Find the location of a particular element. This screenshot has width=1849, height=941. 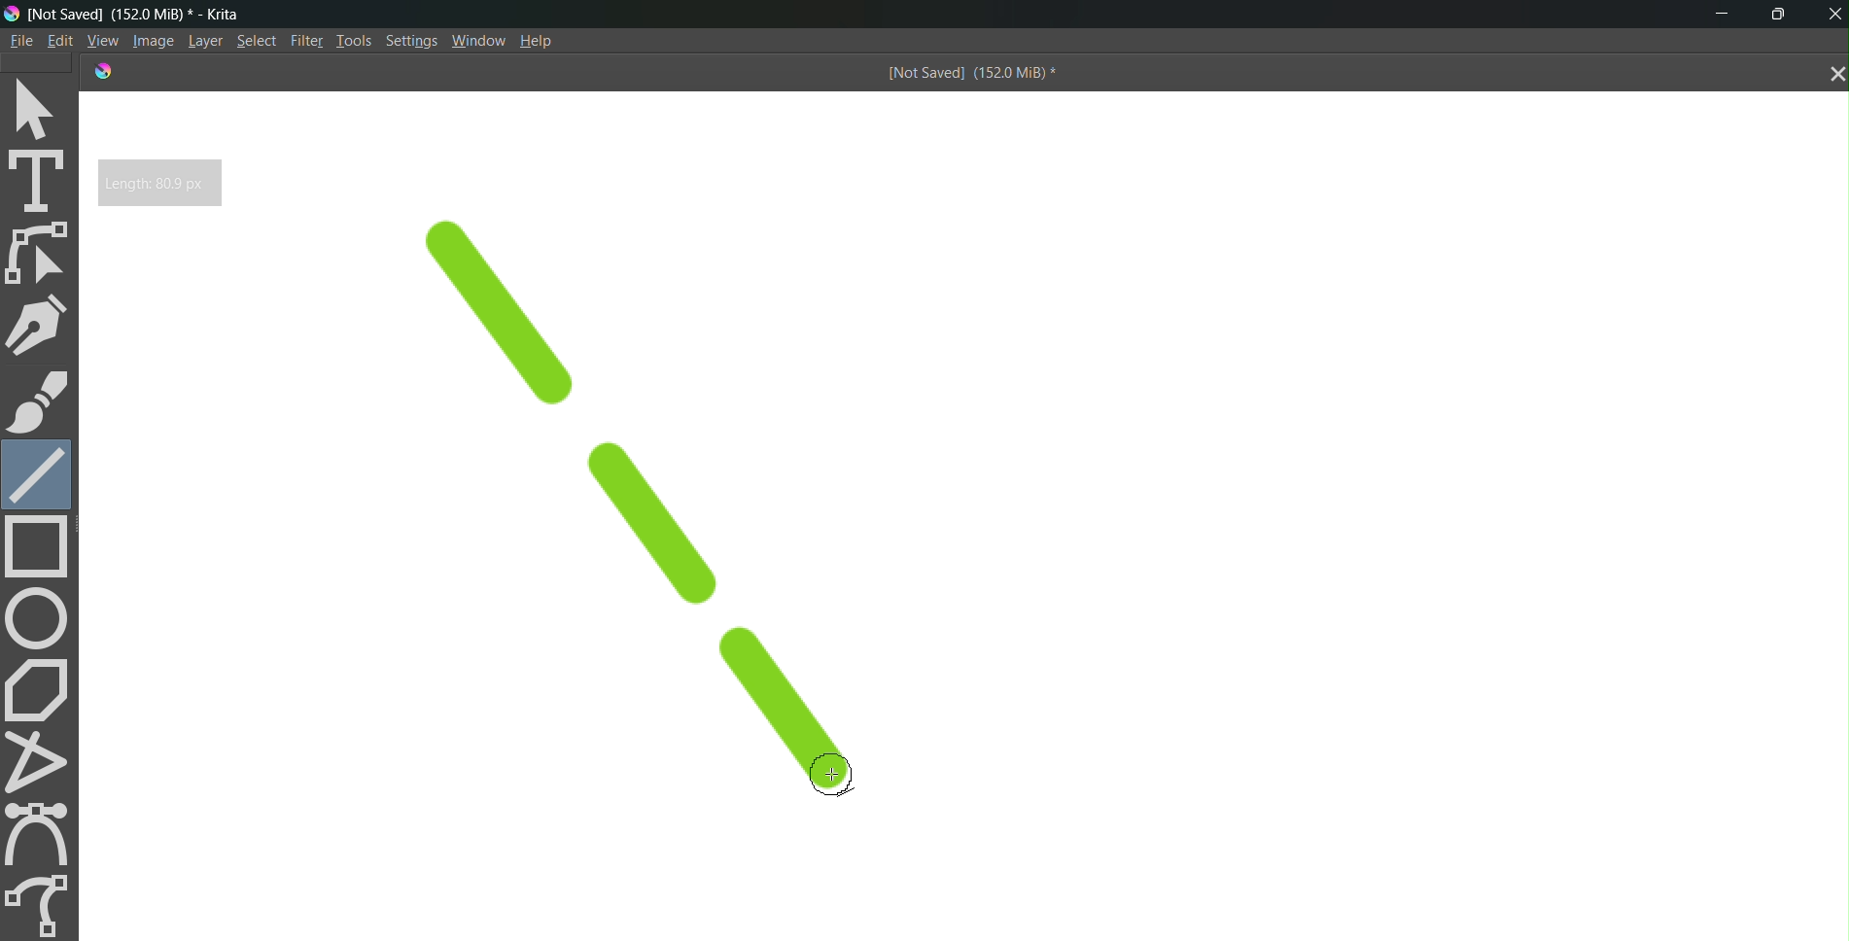

[Not Saved] (151.9 MiB) * is located at coordinates (968, 75).